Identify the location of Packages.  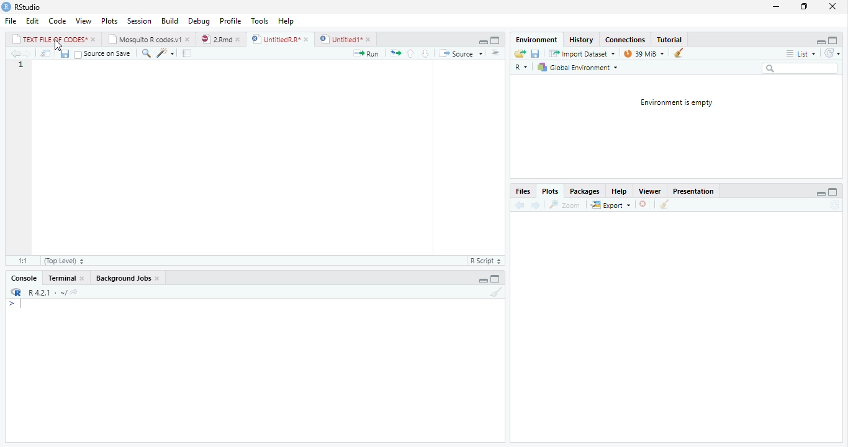
(585, 191).